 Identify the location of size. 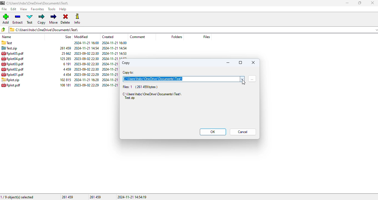
(64, 48).